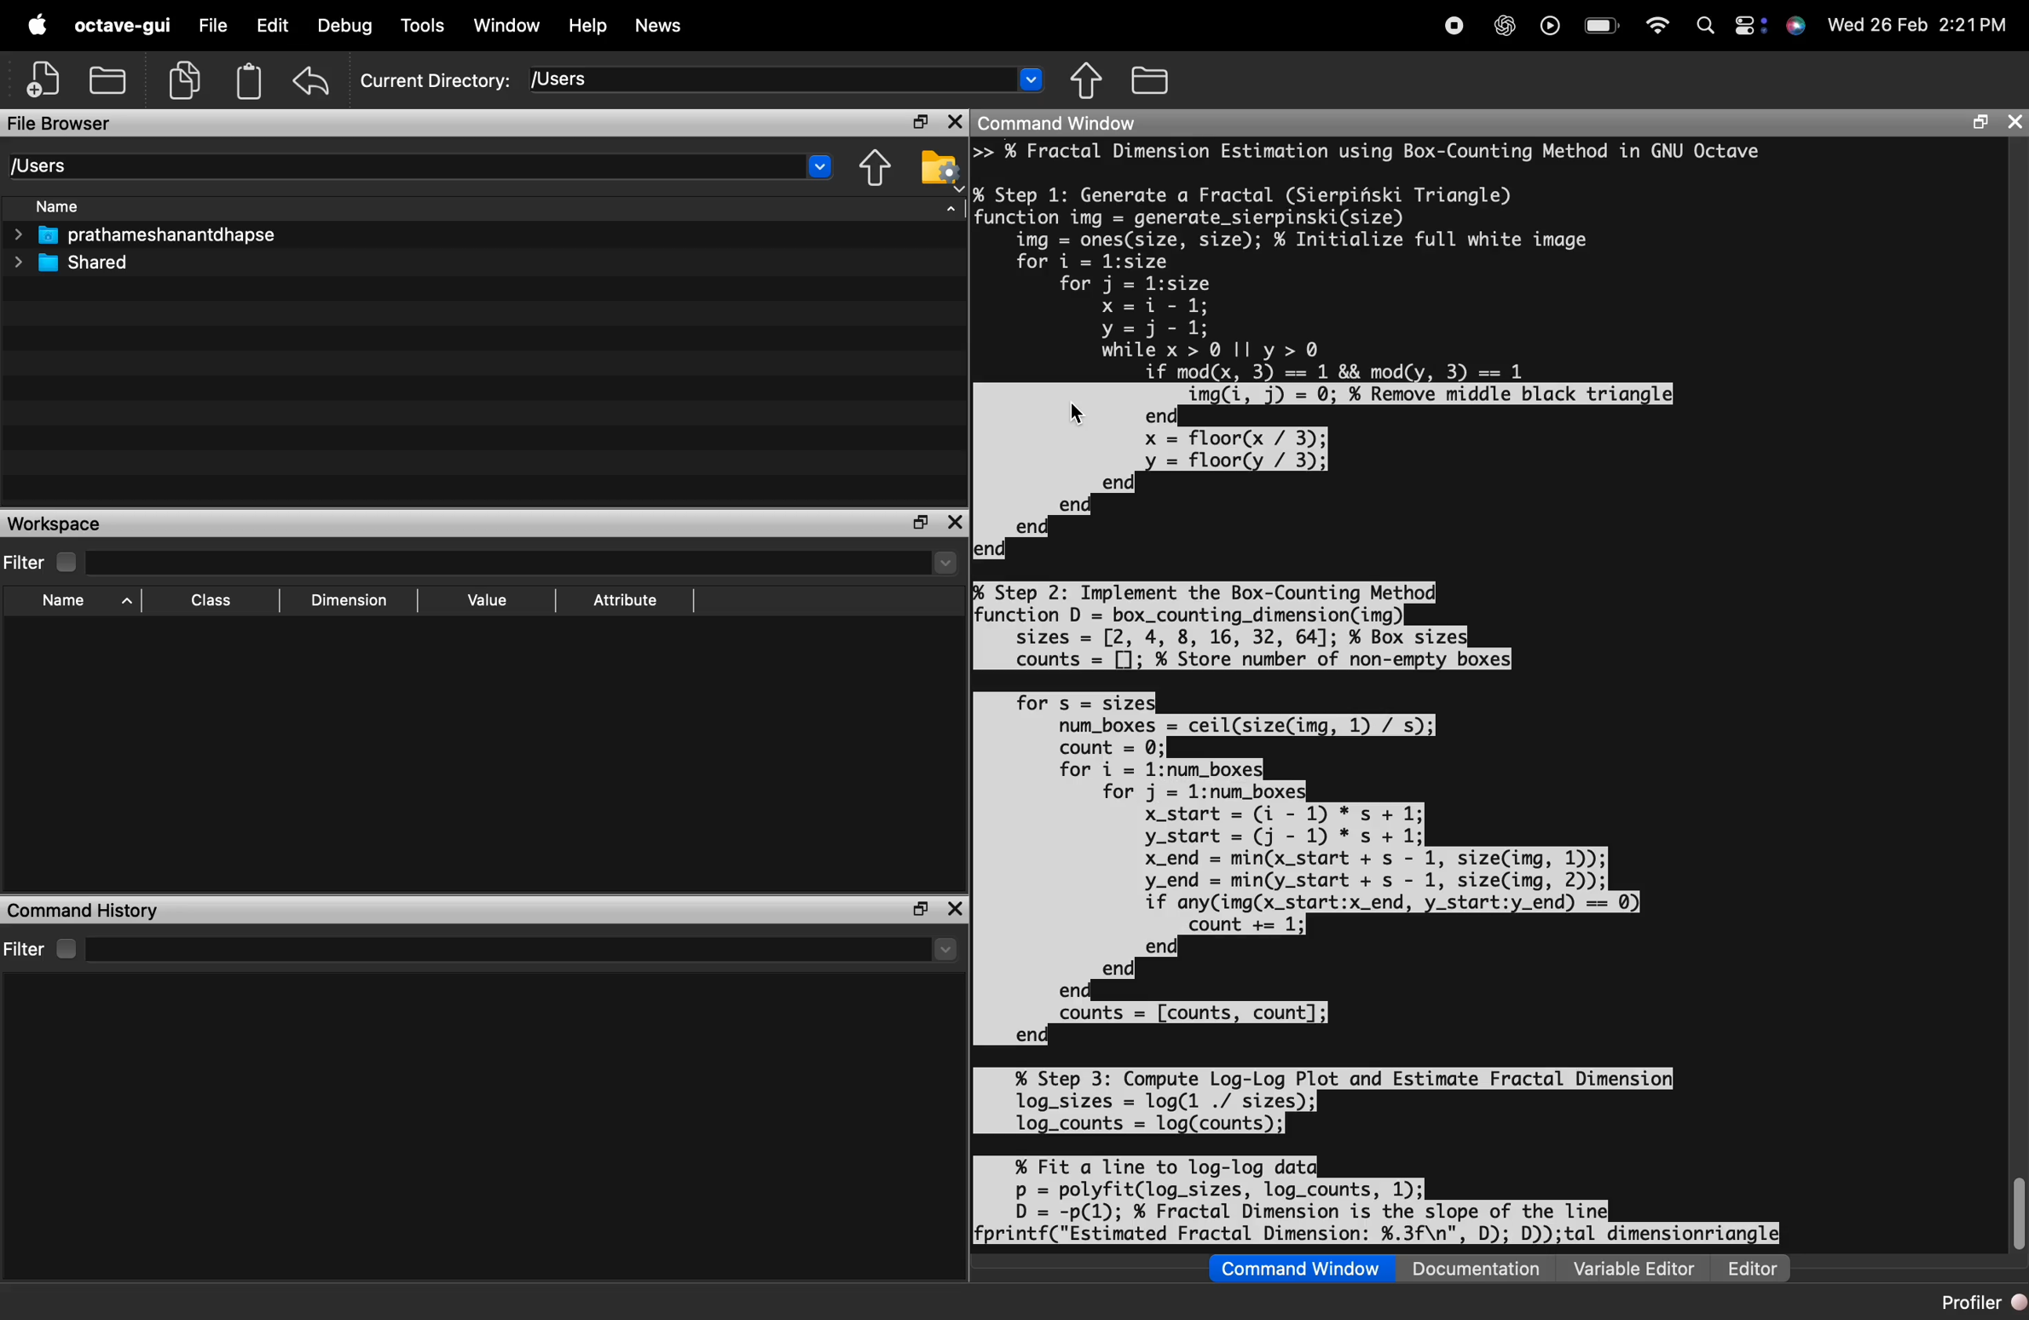  What do you see at coordinates (32, 24) in the screenshot?
I see `logo` at bounding box center [32, 24].